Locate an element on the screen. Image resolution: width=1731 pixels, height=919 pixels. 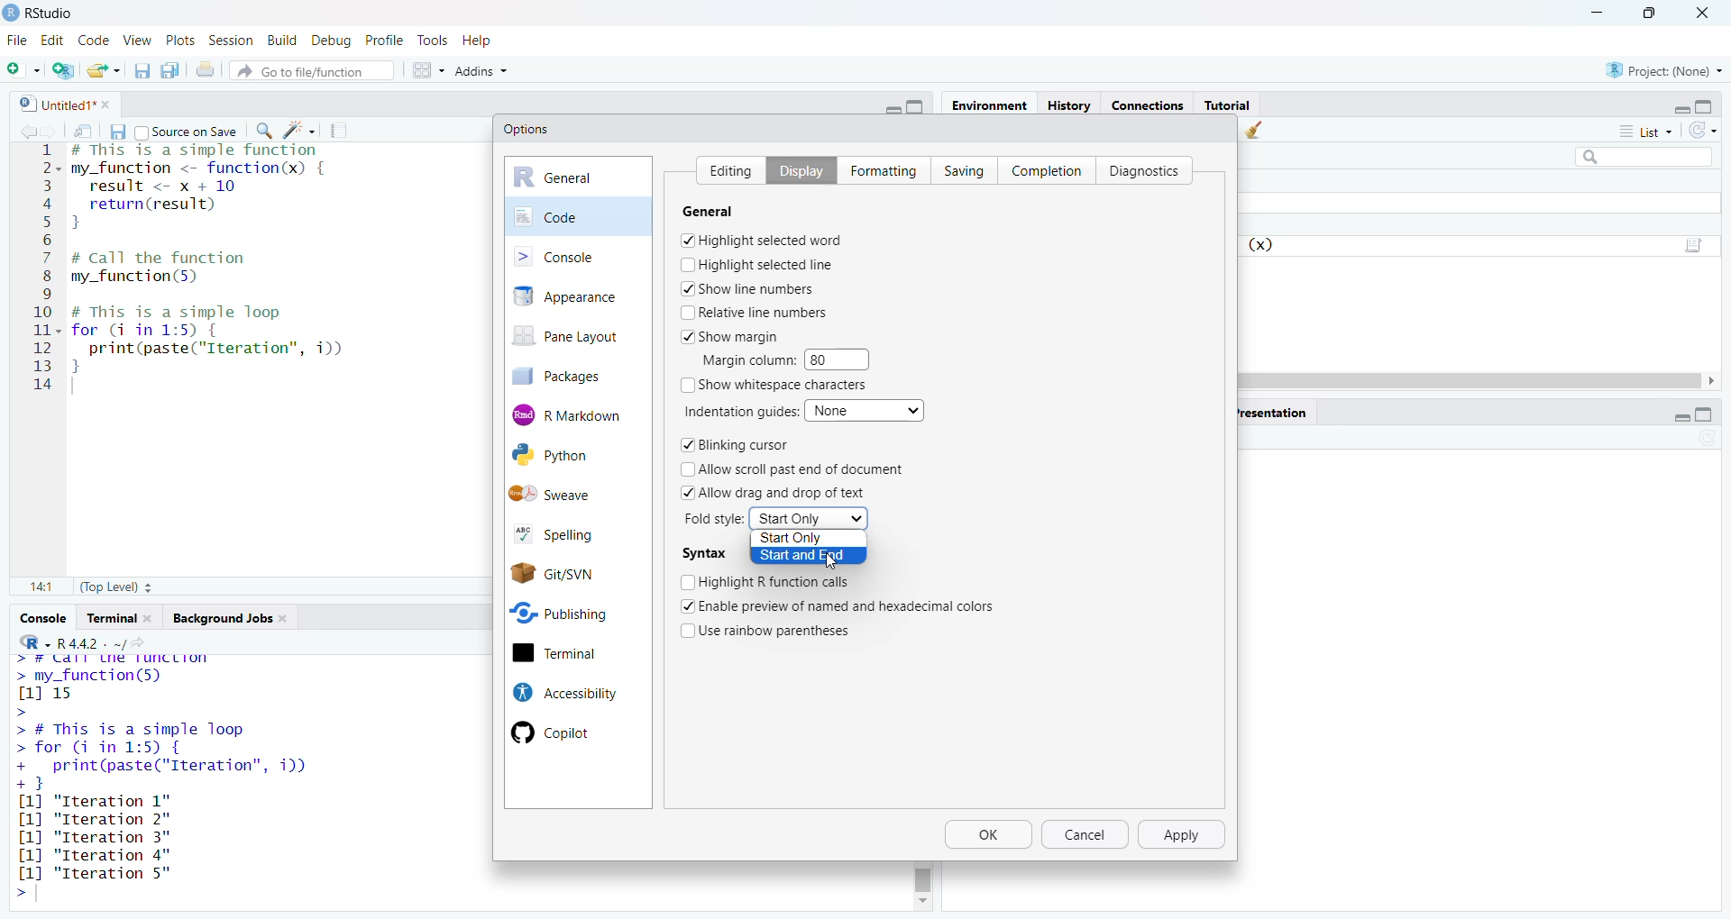
close  is located at coordinates (153, 618).